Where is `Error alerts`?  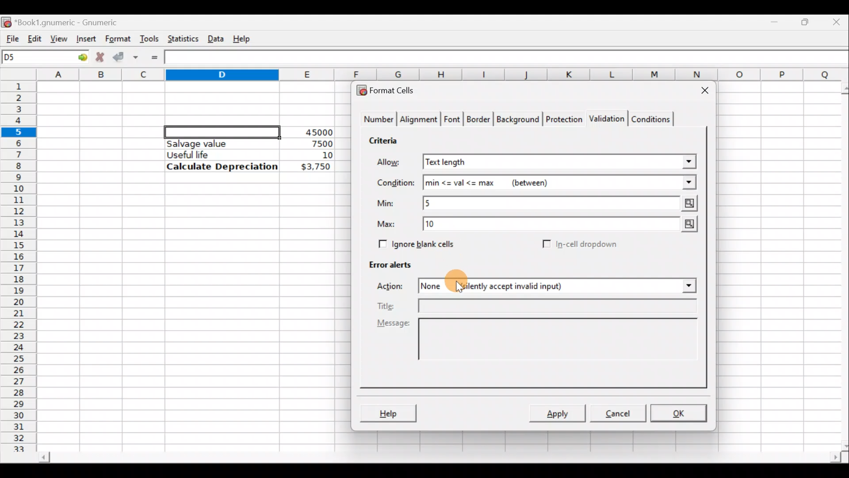
Error alerts is located at coordinates (386, 263).